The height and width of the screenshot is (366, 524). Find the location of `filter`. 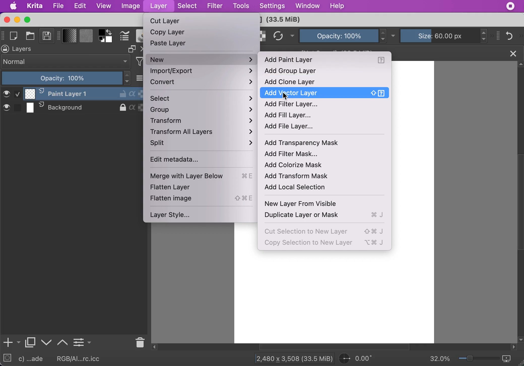

filter is located at coordinates (215, 6).